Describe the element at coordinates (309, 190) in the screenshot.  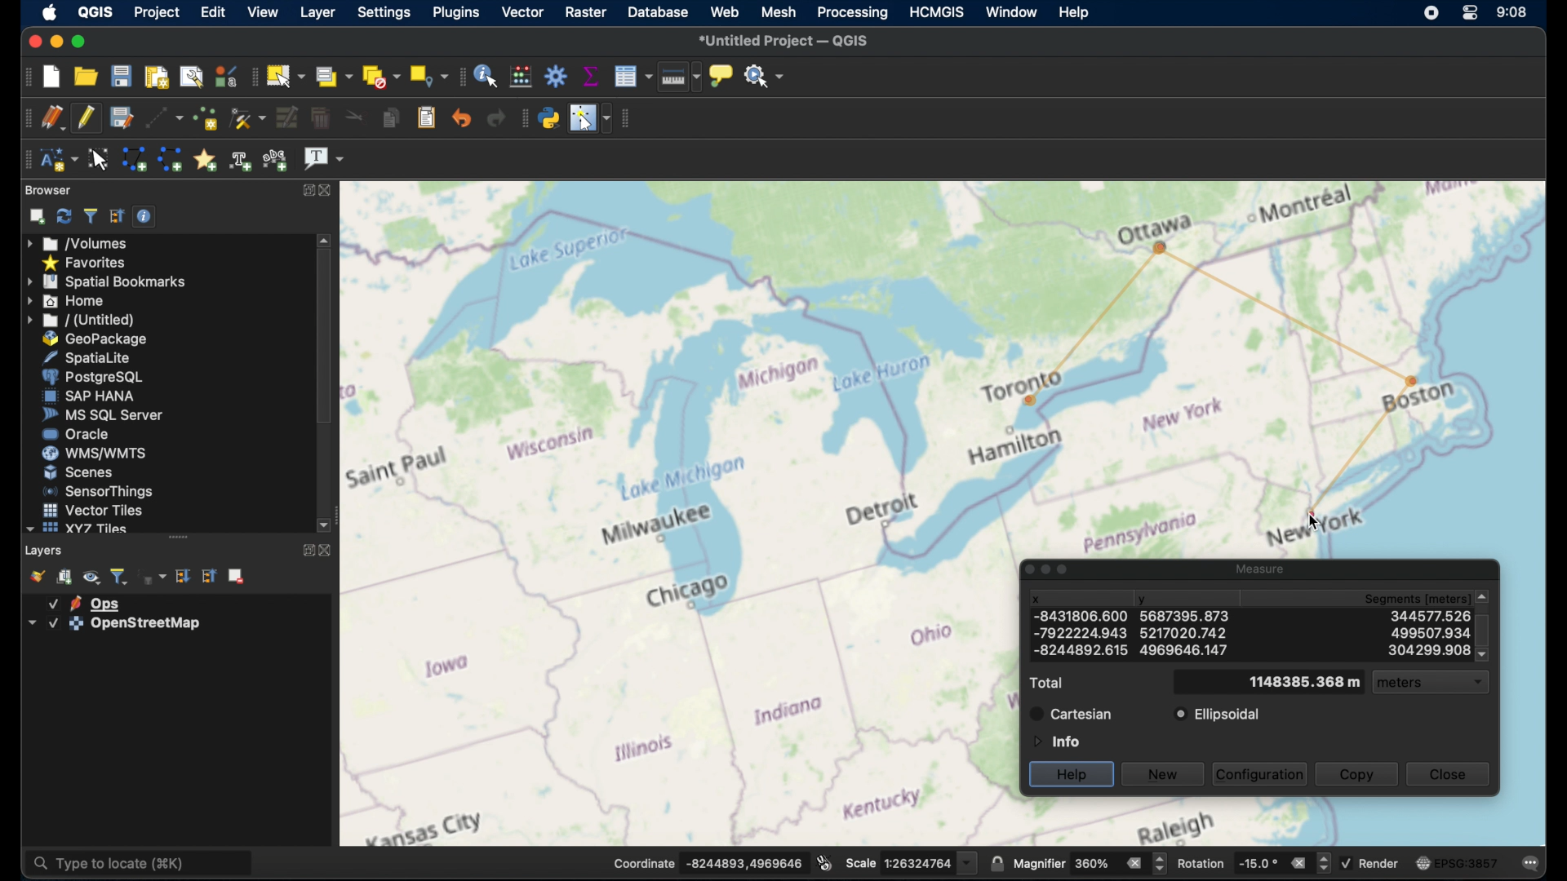
I see `maximize` at that location.